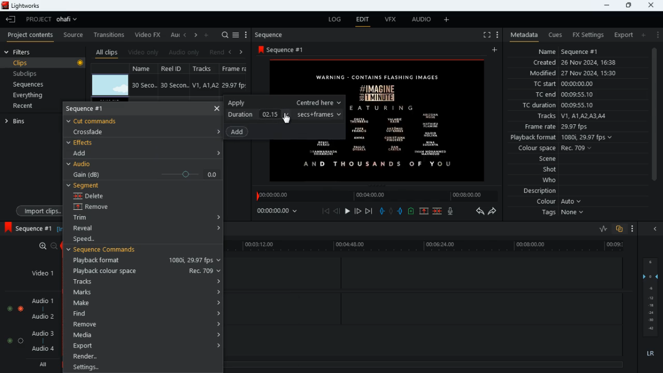 Image resolution: width=663 pixels, height=373 pixels. What do you see at coordinates (587, 34) in the screenshot?
I see `fx settings` at bounding box center [587, 34].